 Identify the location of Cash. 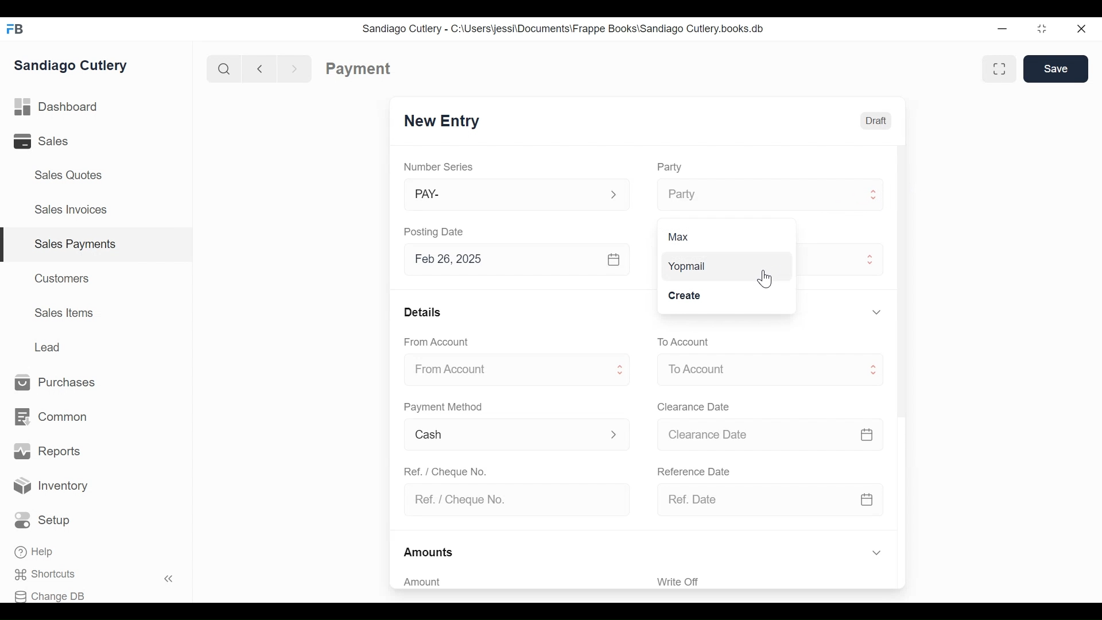
(503, 435).